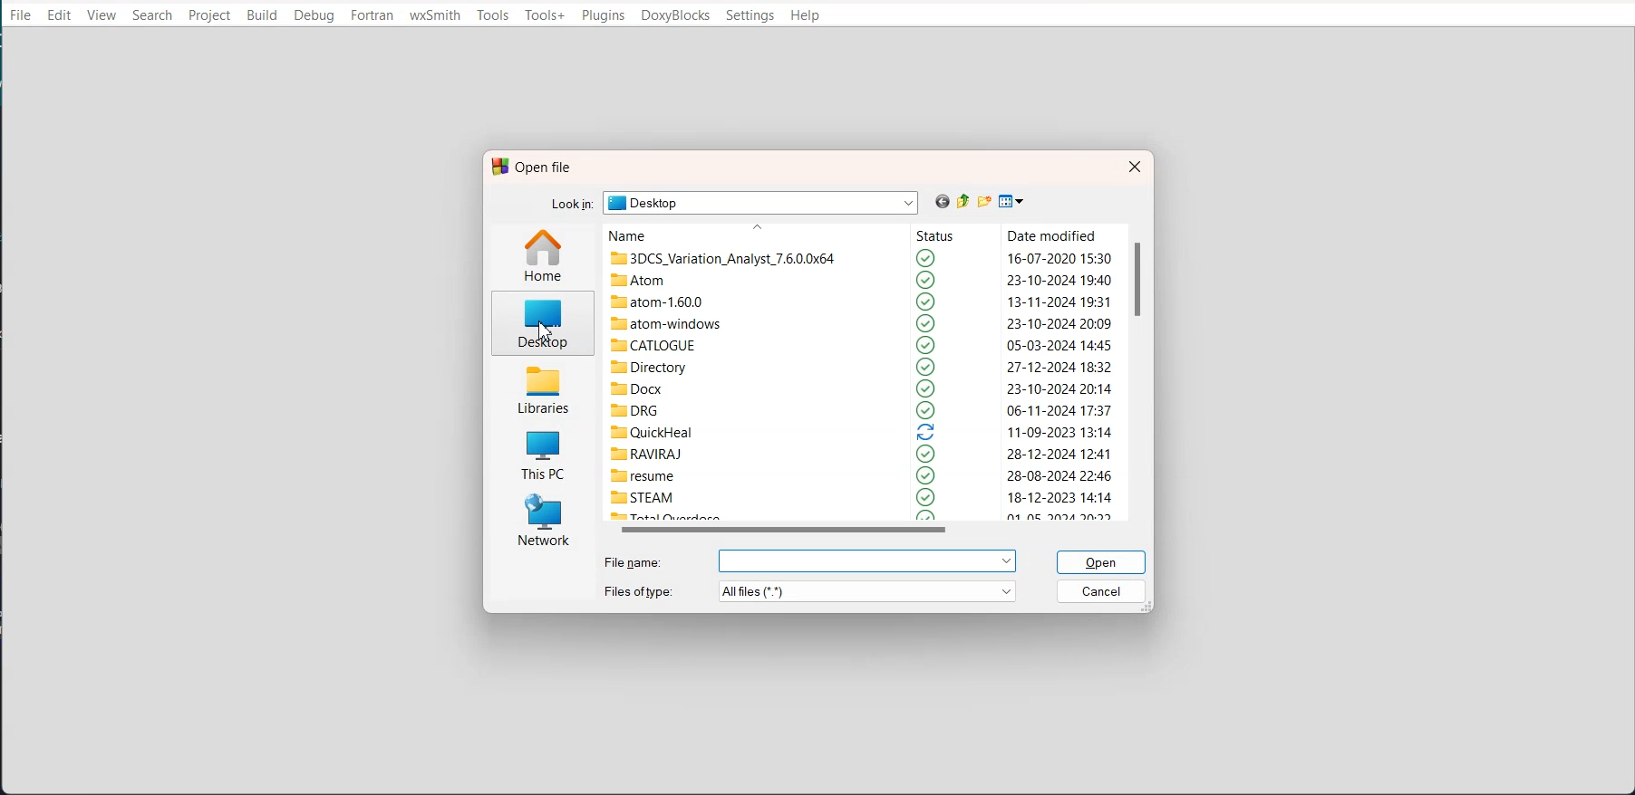 This screenshot has height=795, width=1635. Describe the element at coordinates (1012, 202) in the screenshot. I see `View menu` at that location.